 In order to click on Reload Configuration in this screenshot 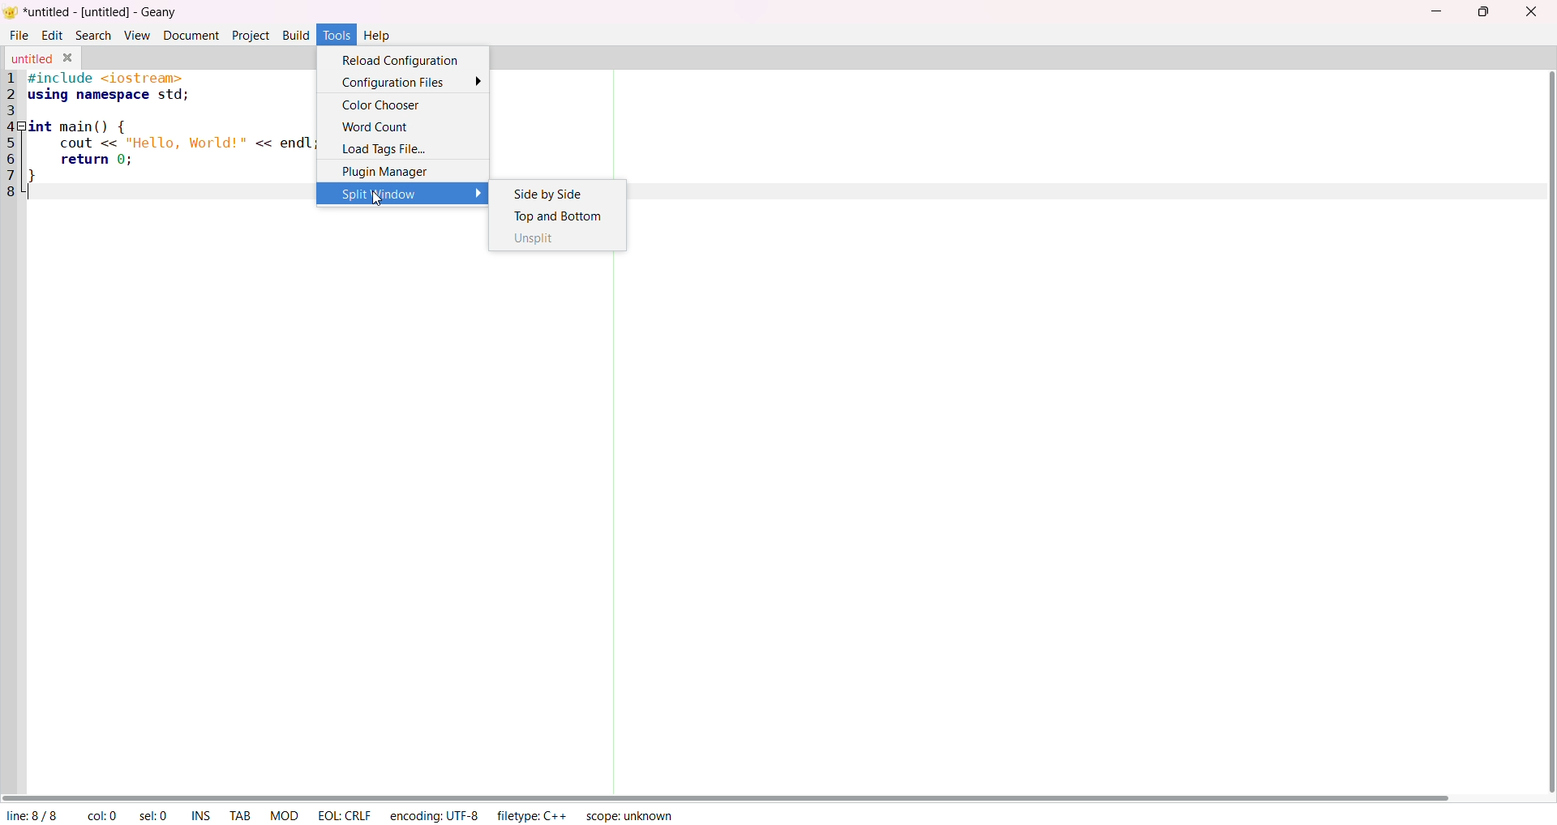, I will do `click(404, 58)`.